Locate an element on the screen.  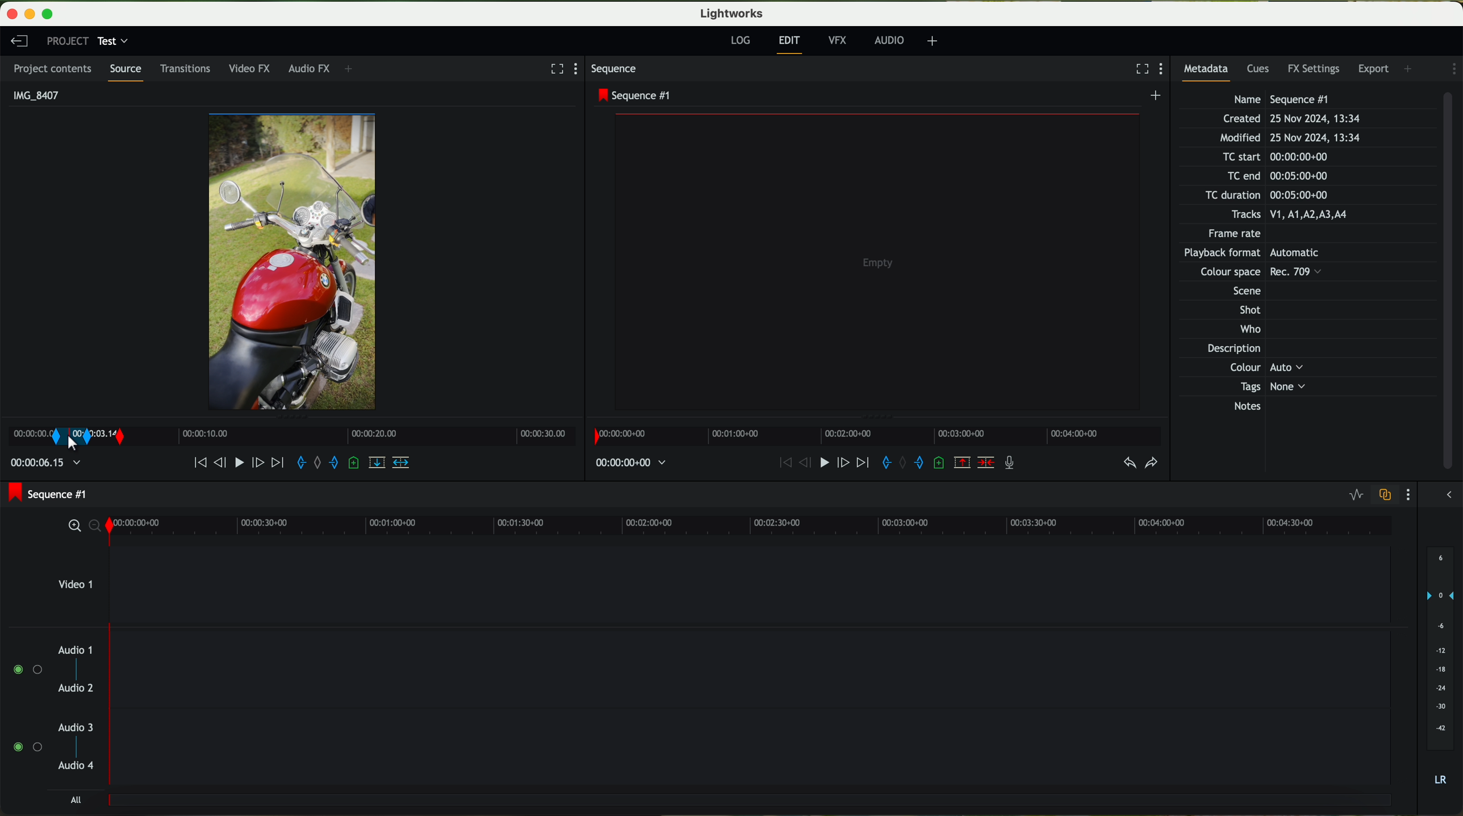
fullscreen is located at coordinates (1138, 69).